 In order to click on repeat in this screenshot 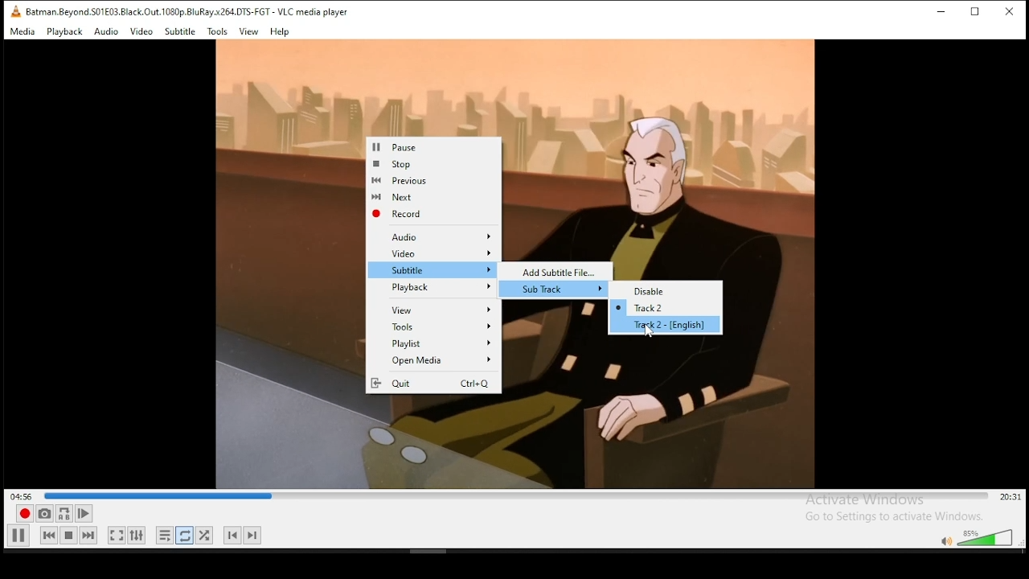, I will do `click(186, 537)`.